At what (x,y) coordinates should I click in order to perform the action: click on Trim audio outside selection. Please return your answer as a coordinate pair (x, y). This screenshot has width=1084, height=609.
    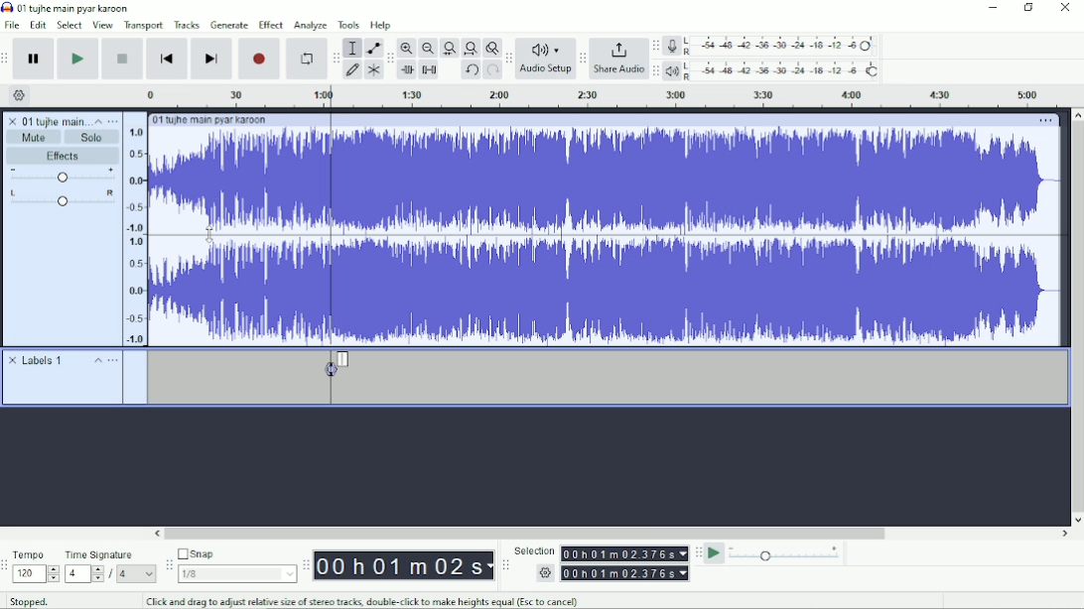
    Looking at the image, I should click on (407, 70).